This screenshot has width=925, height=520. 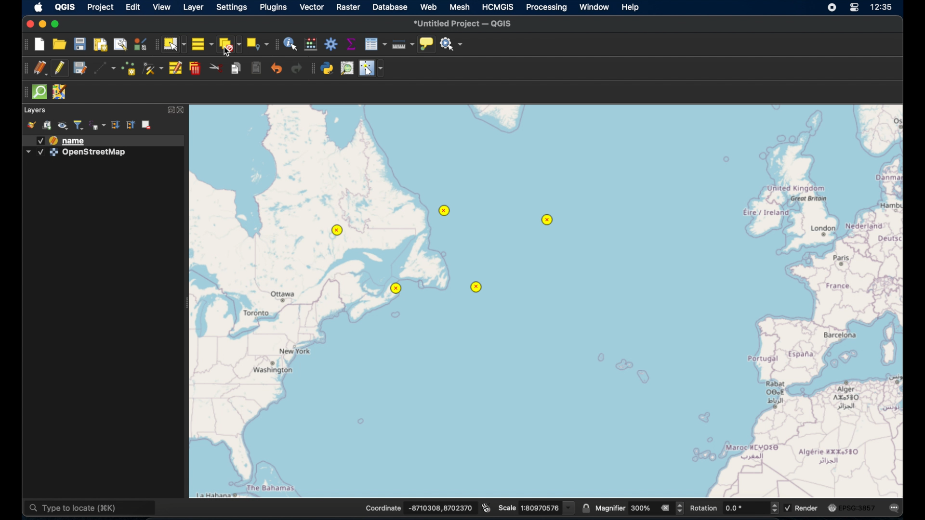 I want to click on python console, so click(x=328, y=69).